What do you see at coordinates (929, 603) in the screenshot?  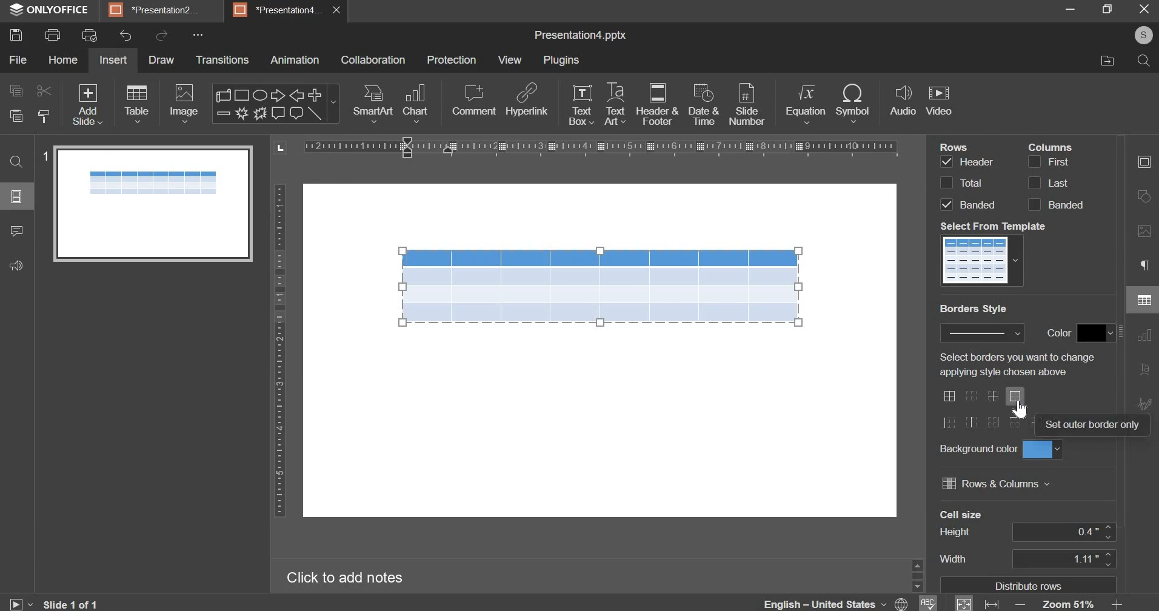 I see `spell checking` at bounding box center [929, 603].